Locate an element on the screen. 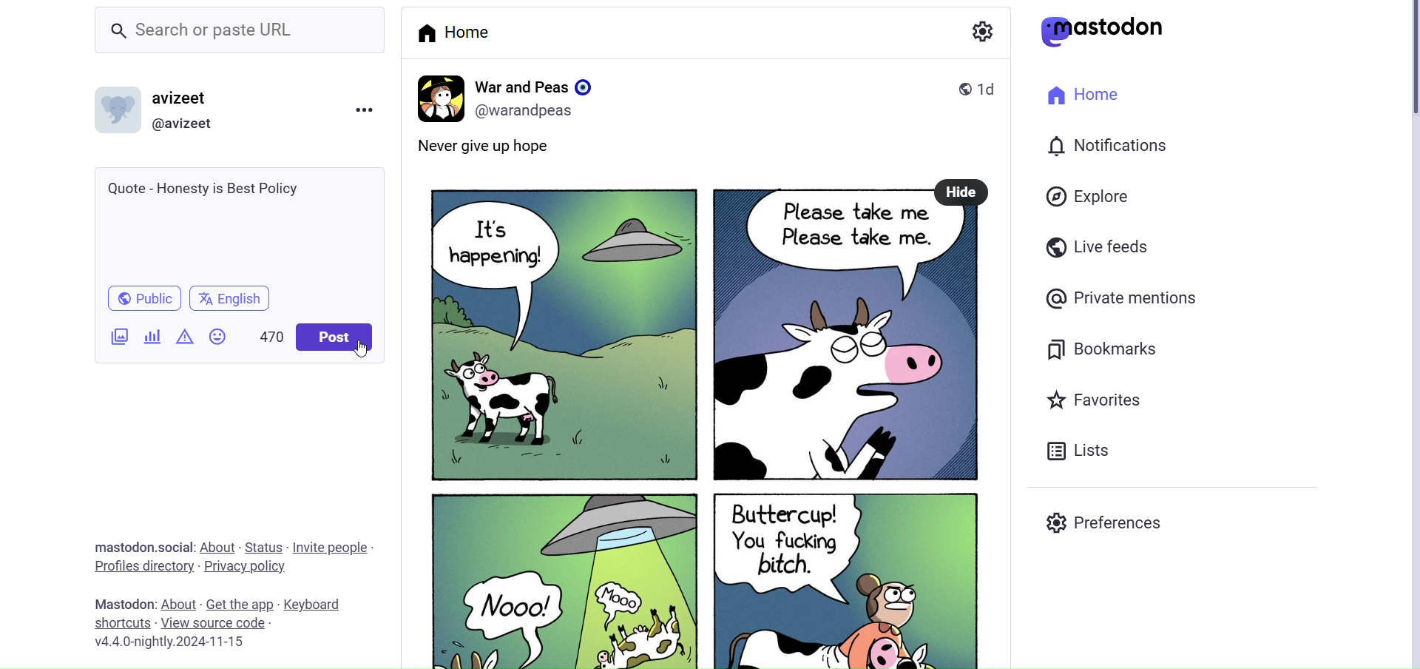  Search or paste URL is located at coordinates (225, 29).